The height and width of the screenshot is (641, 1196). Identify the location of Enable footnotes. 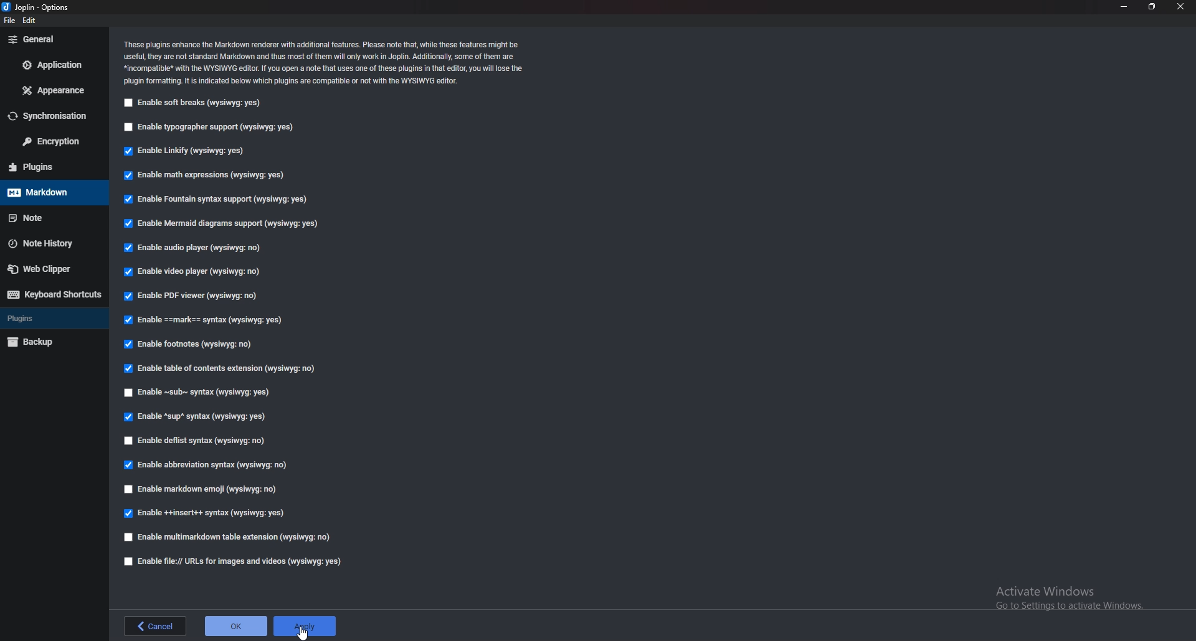
(190, 344).